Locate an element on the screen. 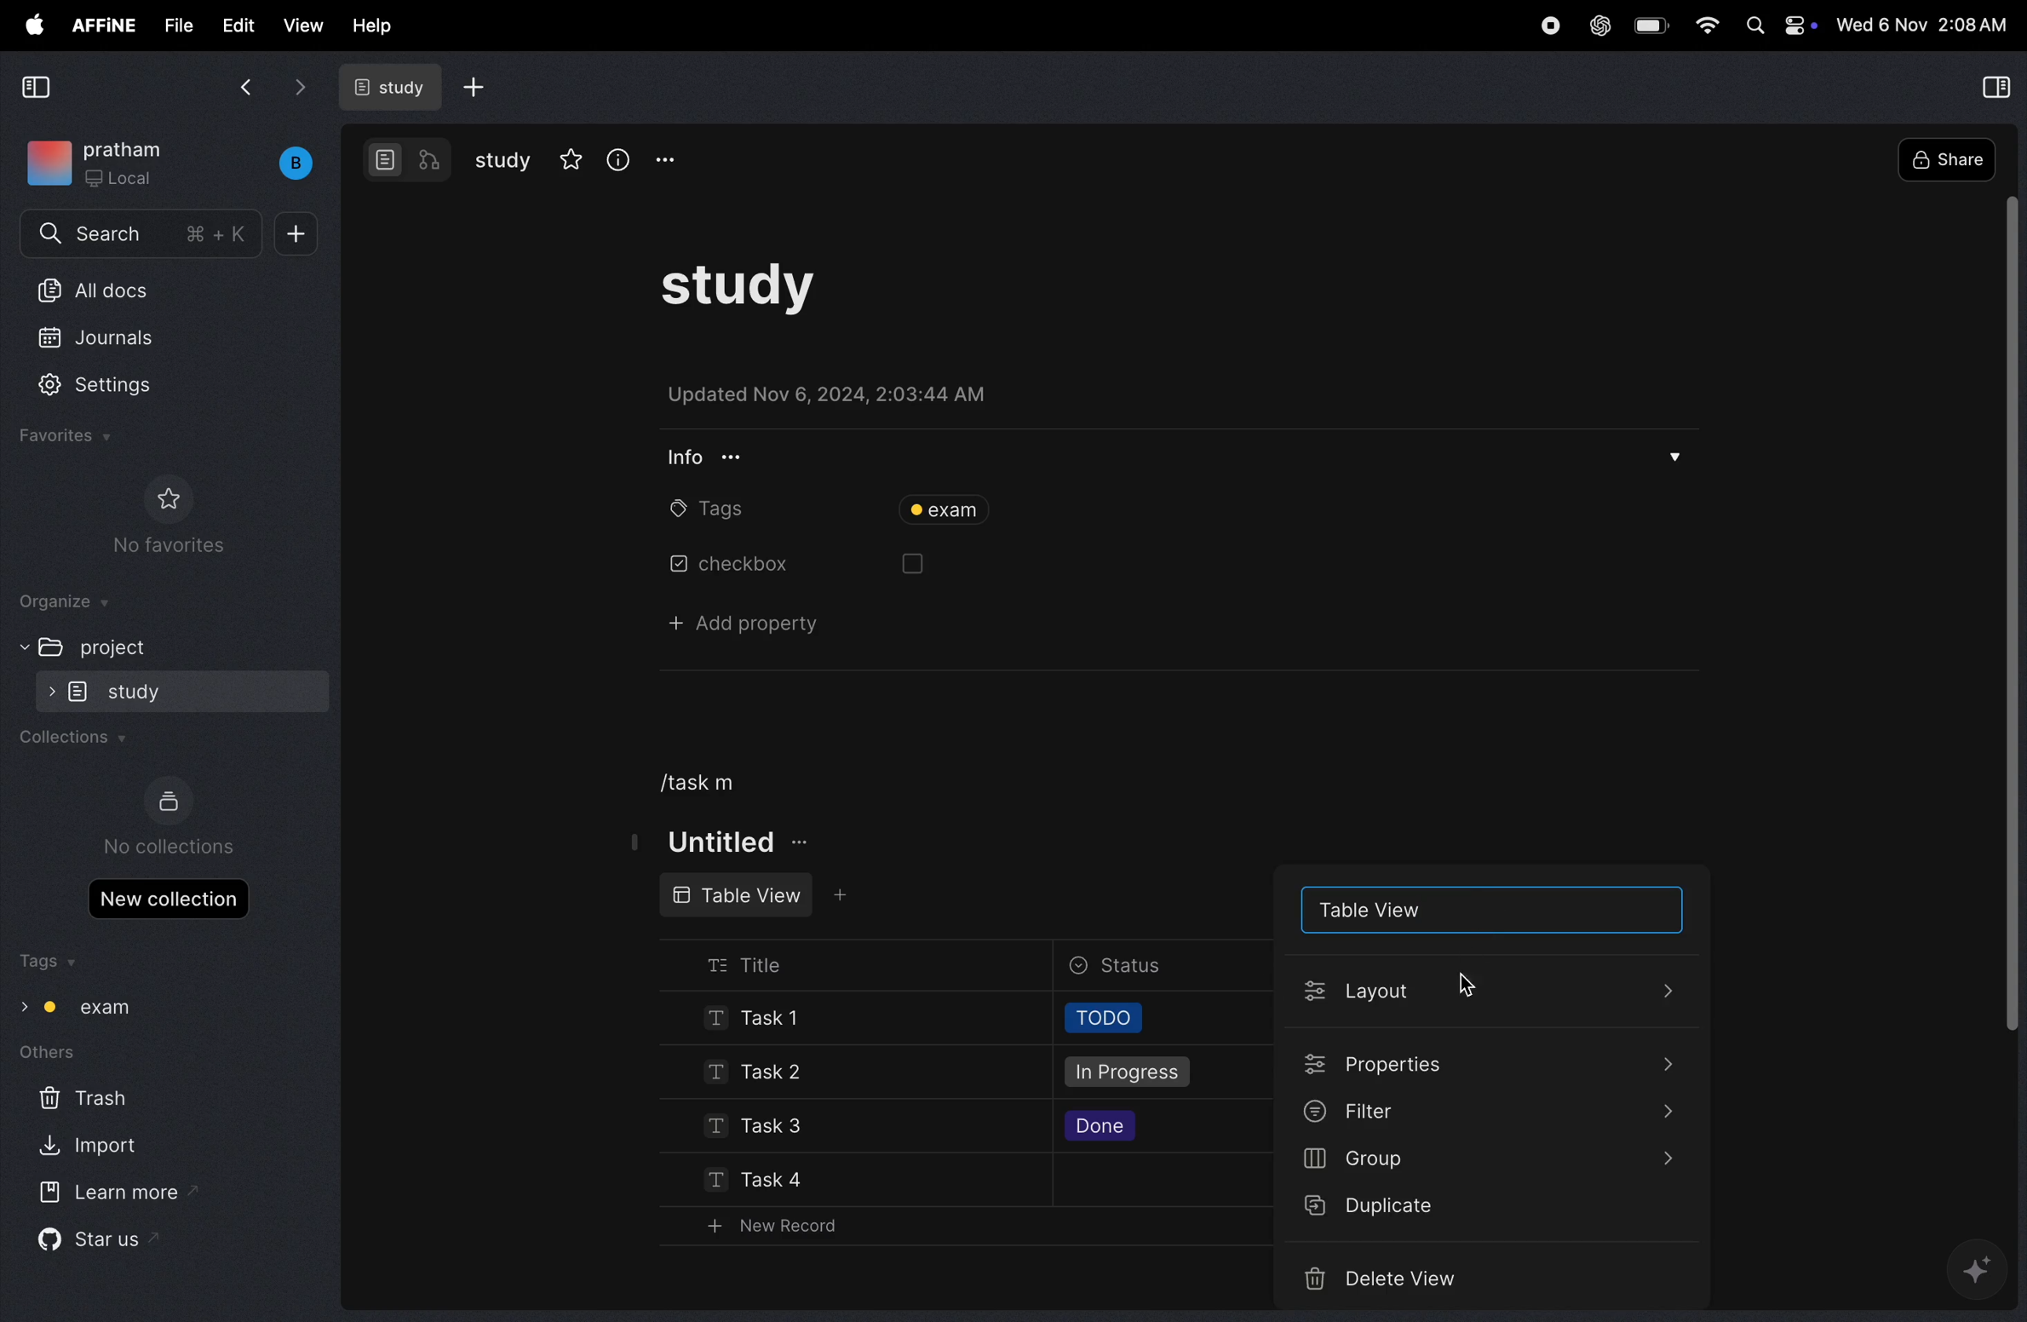 The image size is (2027, 1322). settings is located at coordinates (111, 388).